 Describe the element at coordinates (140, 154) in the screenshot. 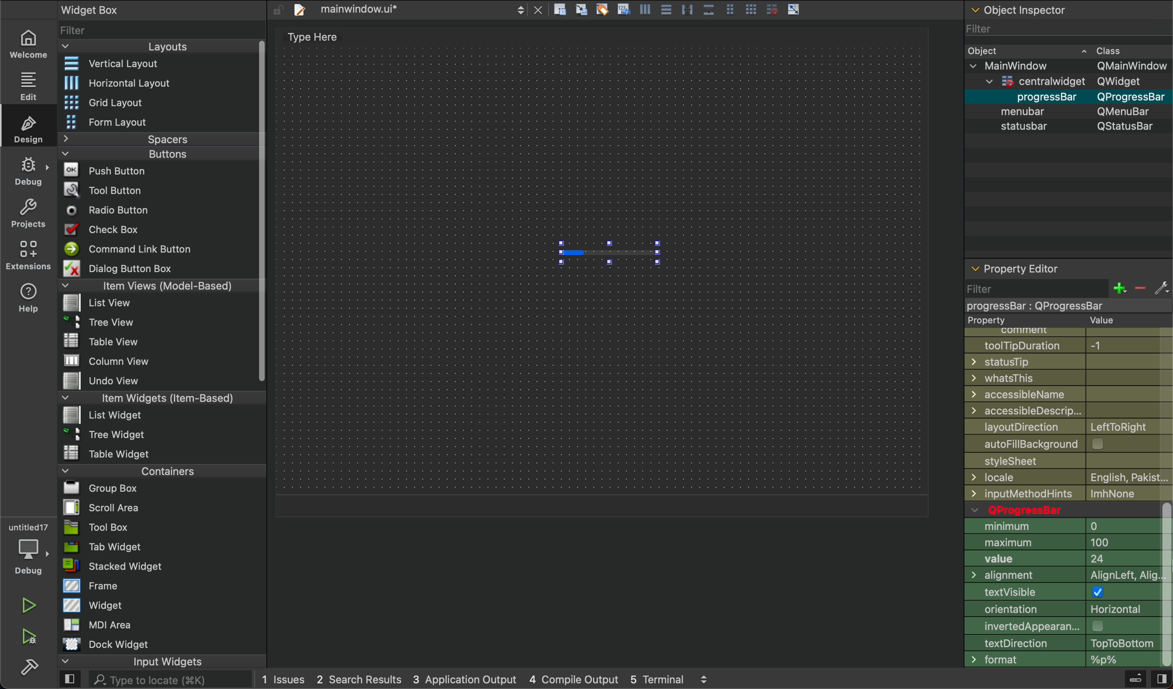

I see `Buttons` at that location.